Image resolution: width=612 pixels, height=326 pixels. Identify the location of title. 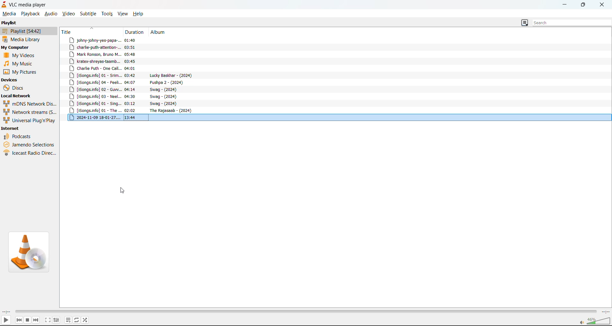
(69, 32).